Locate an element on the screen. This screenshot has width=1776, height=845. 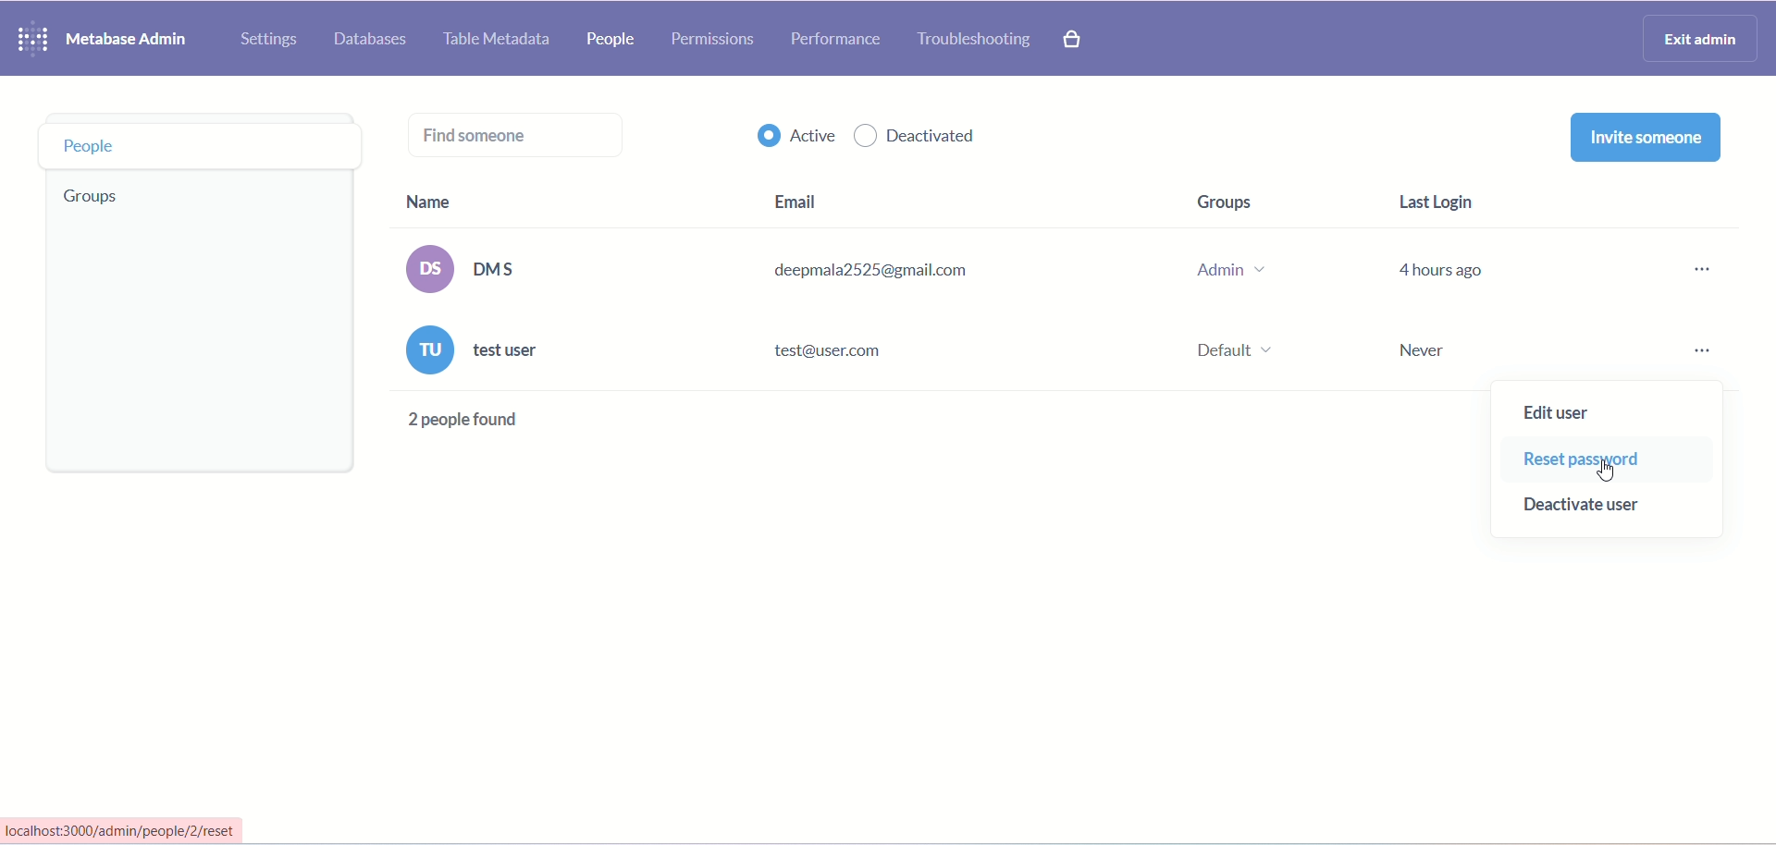
cursor is located at coordinates (1609, 472).